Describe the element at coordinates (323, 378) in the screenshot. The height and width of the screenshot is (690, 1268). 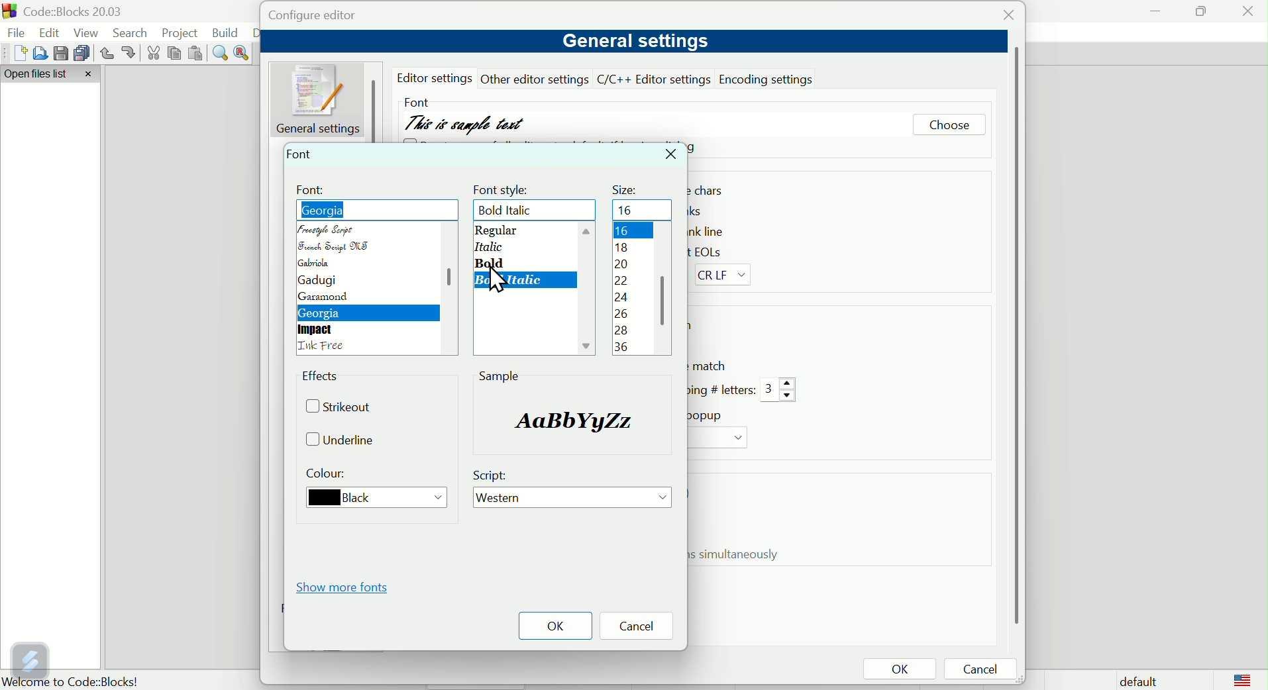
I see `Effects` at that location.